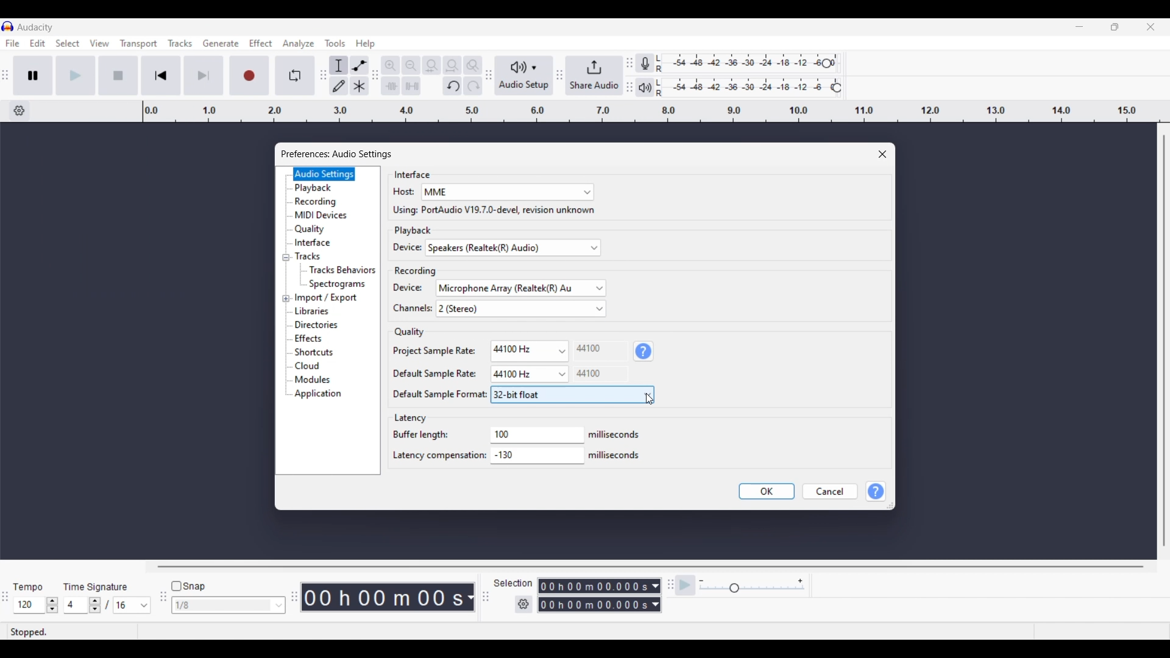 The width and height of the screenshot is (1170, 658). I want to click on Increase/Decrease time signature, so click(95, 605).